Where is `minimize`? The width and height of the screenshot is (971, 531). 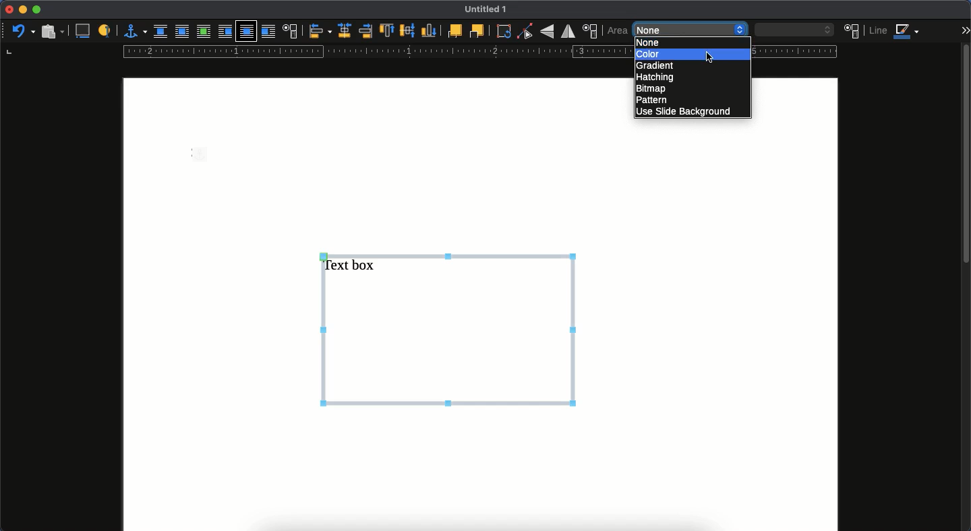
minimize is located at coordinates (22, 10).